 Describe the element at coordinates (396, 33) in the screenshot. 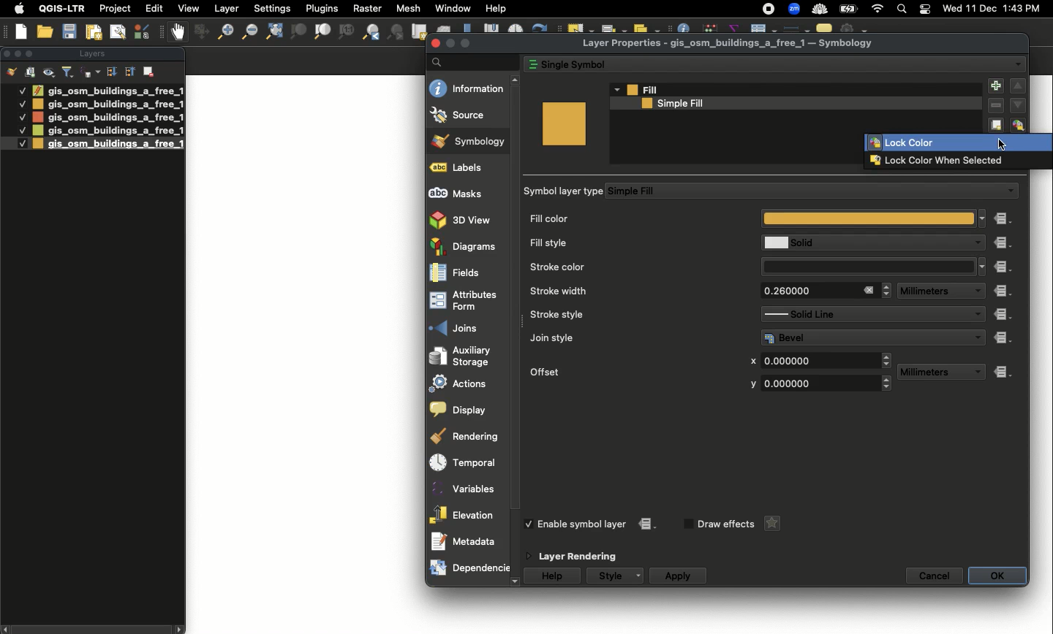

I see `Zoom first` at that location.